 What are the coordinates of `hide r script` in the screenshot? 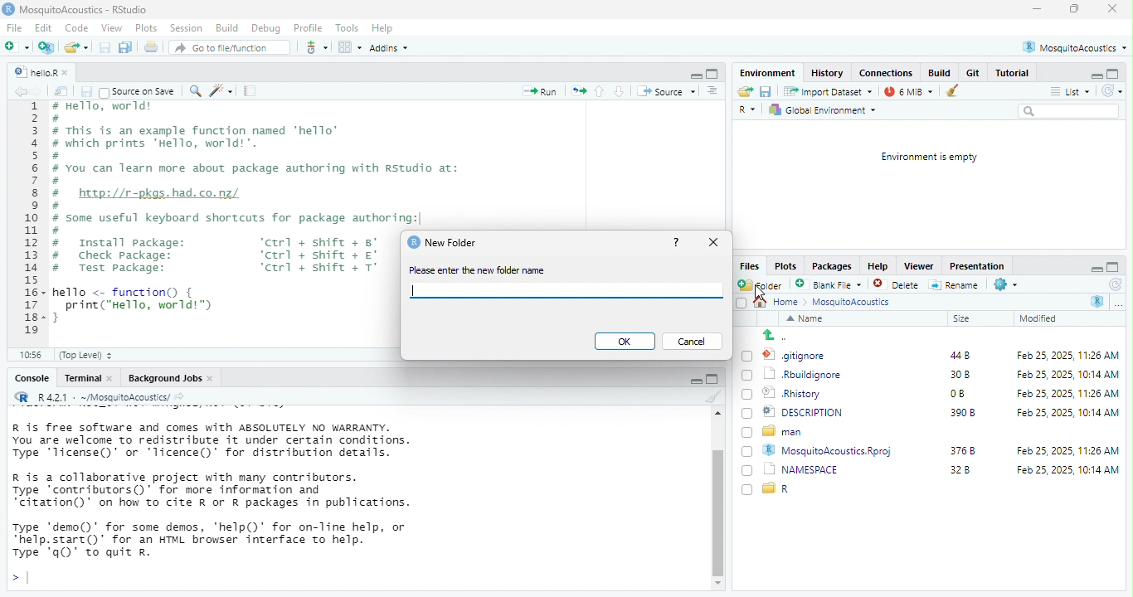 It's located at (689, 381).